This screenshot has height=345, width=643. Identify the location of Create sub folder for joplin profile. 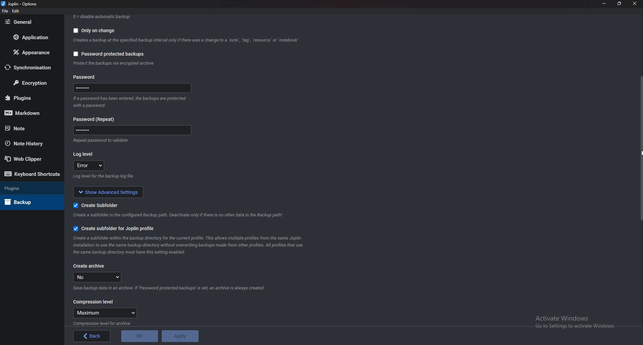
(115, 229).